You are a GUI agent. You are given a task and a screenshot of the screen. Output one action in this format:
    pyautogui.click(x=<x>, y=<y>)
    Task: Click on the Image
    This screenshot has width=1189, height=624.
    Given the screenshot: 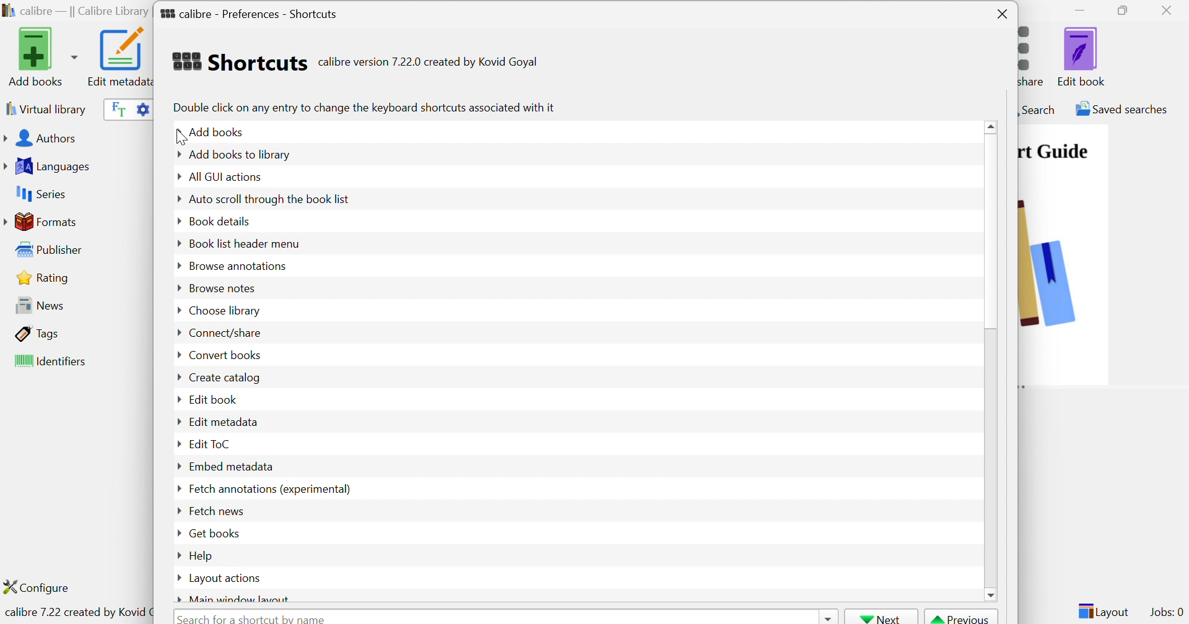 What is the action you would take?
    pyautogui.click(x=1048, y=260)
    